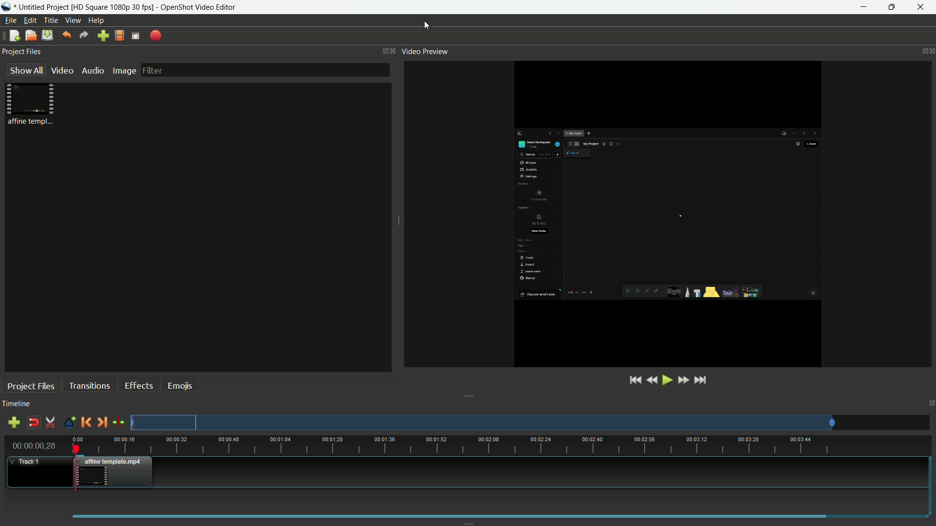 This screenshot has height=526, width=936. I want to click on file menu, so click(10, 20).